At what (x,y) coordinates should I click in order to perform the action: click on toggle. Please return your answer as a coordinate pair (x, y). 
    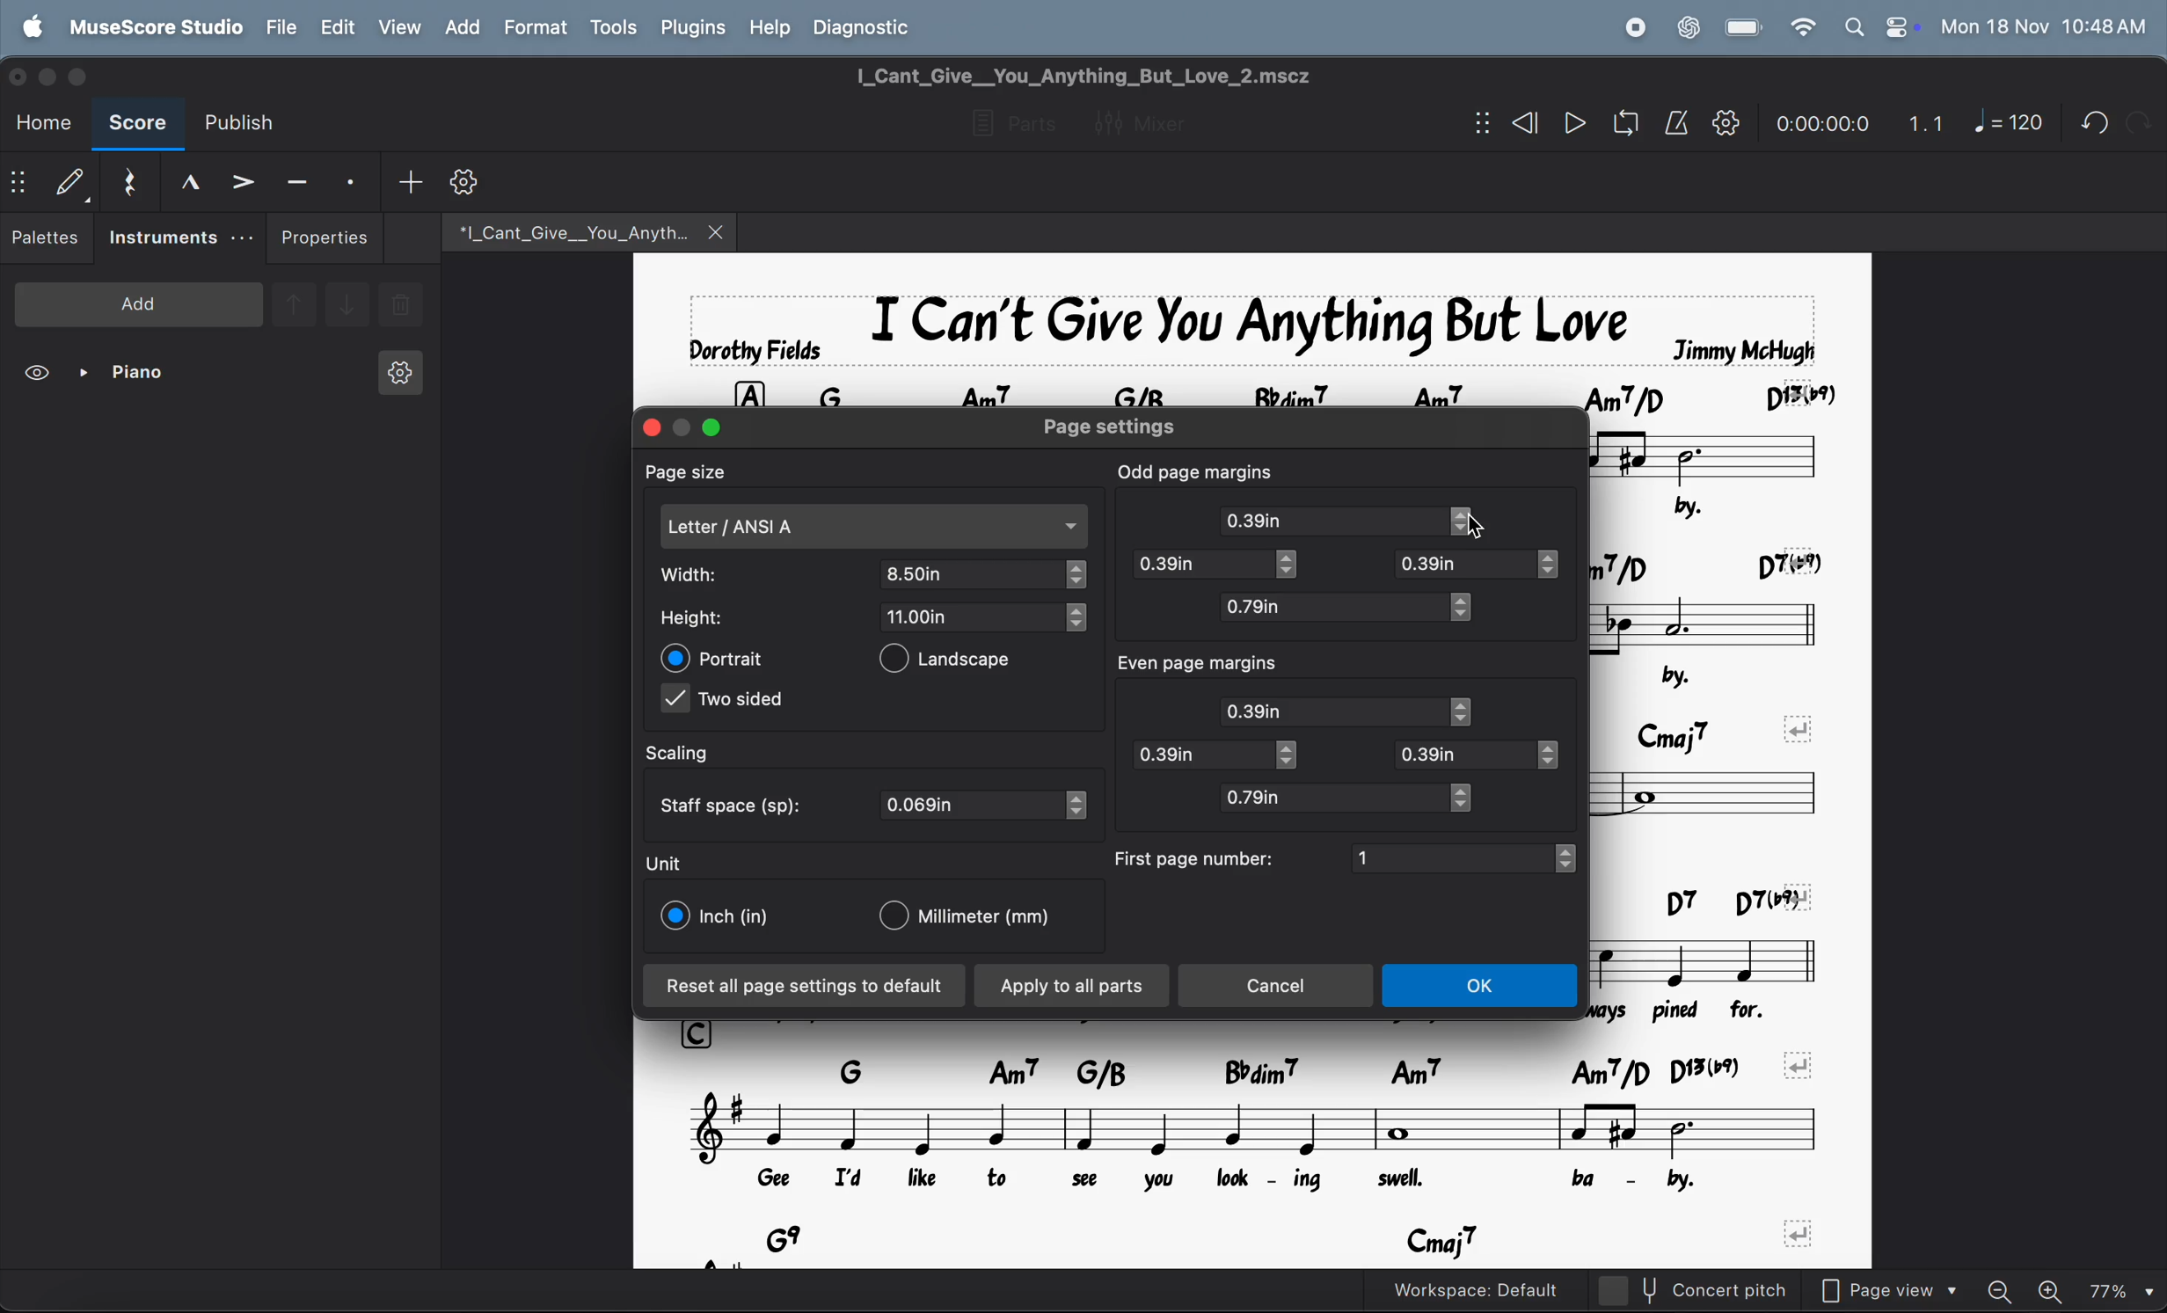
    Looking at the image, I should click on (1079, 806).